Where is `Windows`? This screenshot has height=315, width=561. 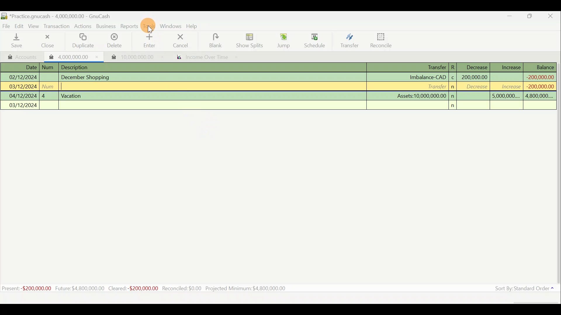 Windows is located at coordinates (171, 26).